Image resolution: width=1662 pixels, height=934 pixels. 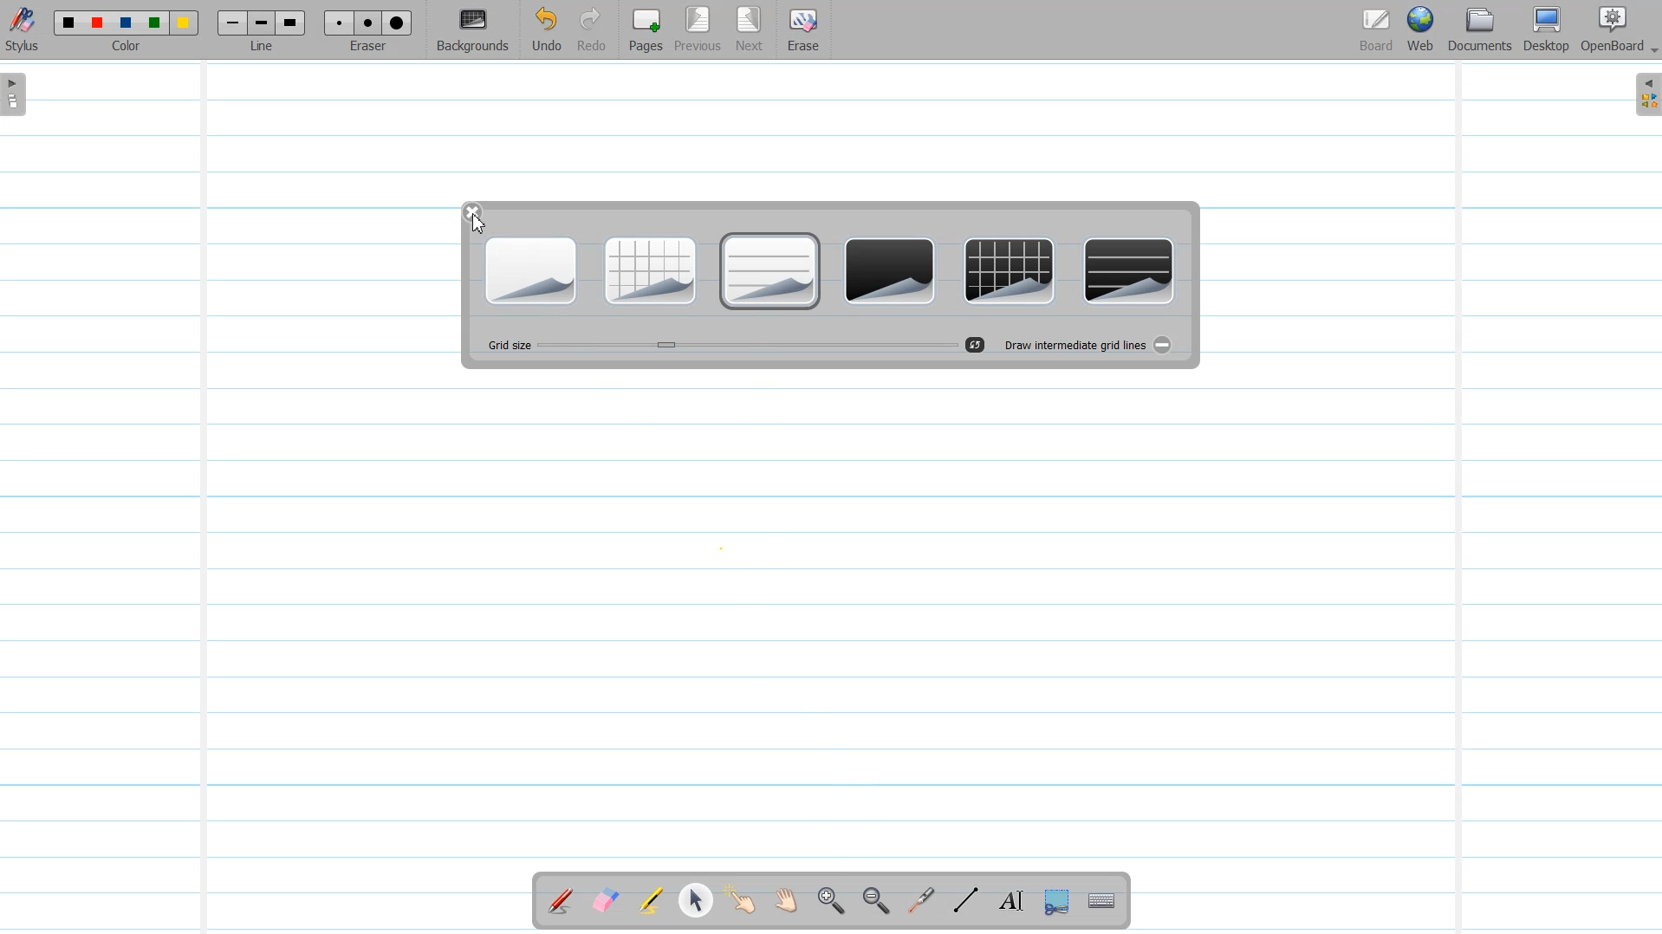 I want to click on Grid Light Background, so click(x=649, y=270).